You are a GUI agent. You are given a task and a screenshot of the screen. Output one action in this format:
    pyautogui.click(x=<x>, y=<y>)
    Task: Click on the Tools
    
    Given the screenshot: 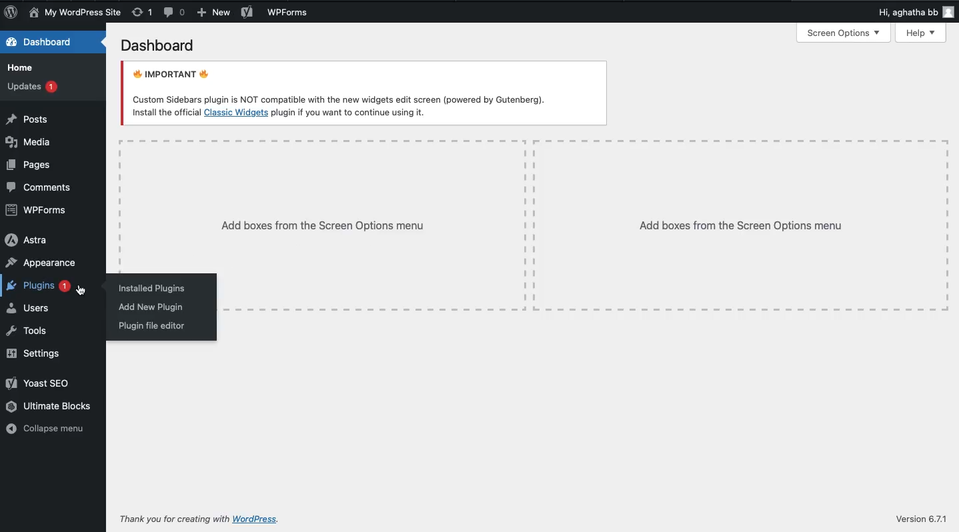 What is the action you would take?
    pyautogui.click(x=26, y=331)
    